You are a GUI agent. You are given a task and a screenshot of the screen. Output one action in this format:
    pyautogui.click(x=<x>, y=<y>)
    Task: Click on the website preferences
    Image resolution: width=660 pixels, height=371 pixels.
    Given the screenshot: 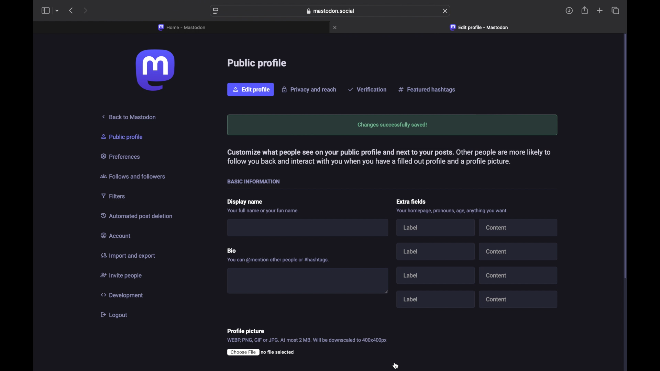 What is the action you would take?
    pyautogui.click(x=215, y=11)
    